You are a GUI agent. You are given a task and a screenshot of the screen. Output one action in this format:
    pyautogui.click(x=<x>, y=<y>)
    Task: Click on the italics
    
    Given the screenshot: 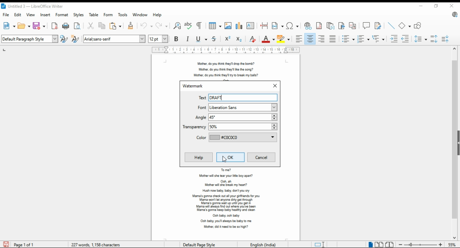 What is the action you would take?
    pyautogui.click(x=188, y=39)
    